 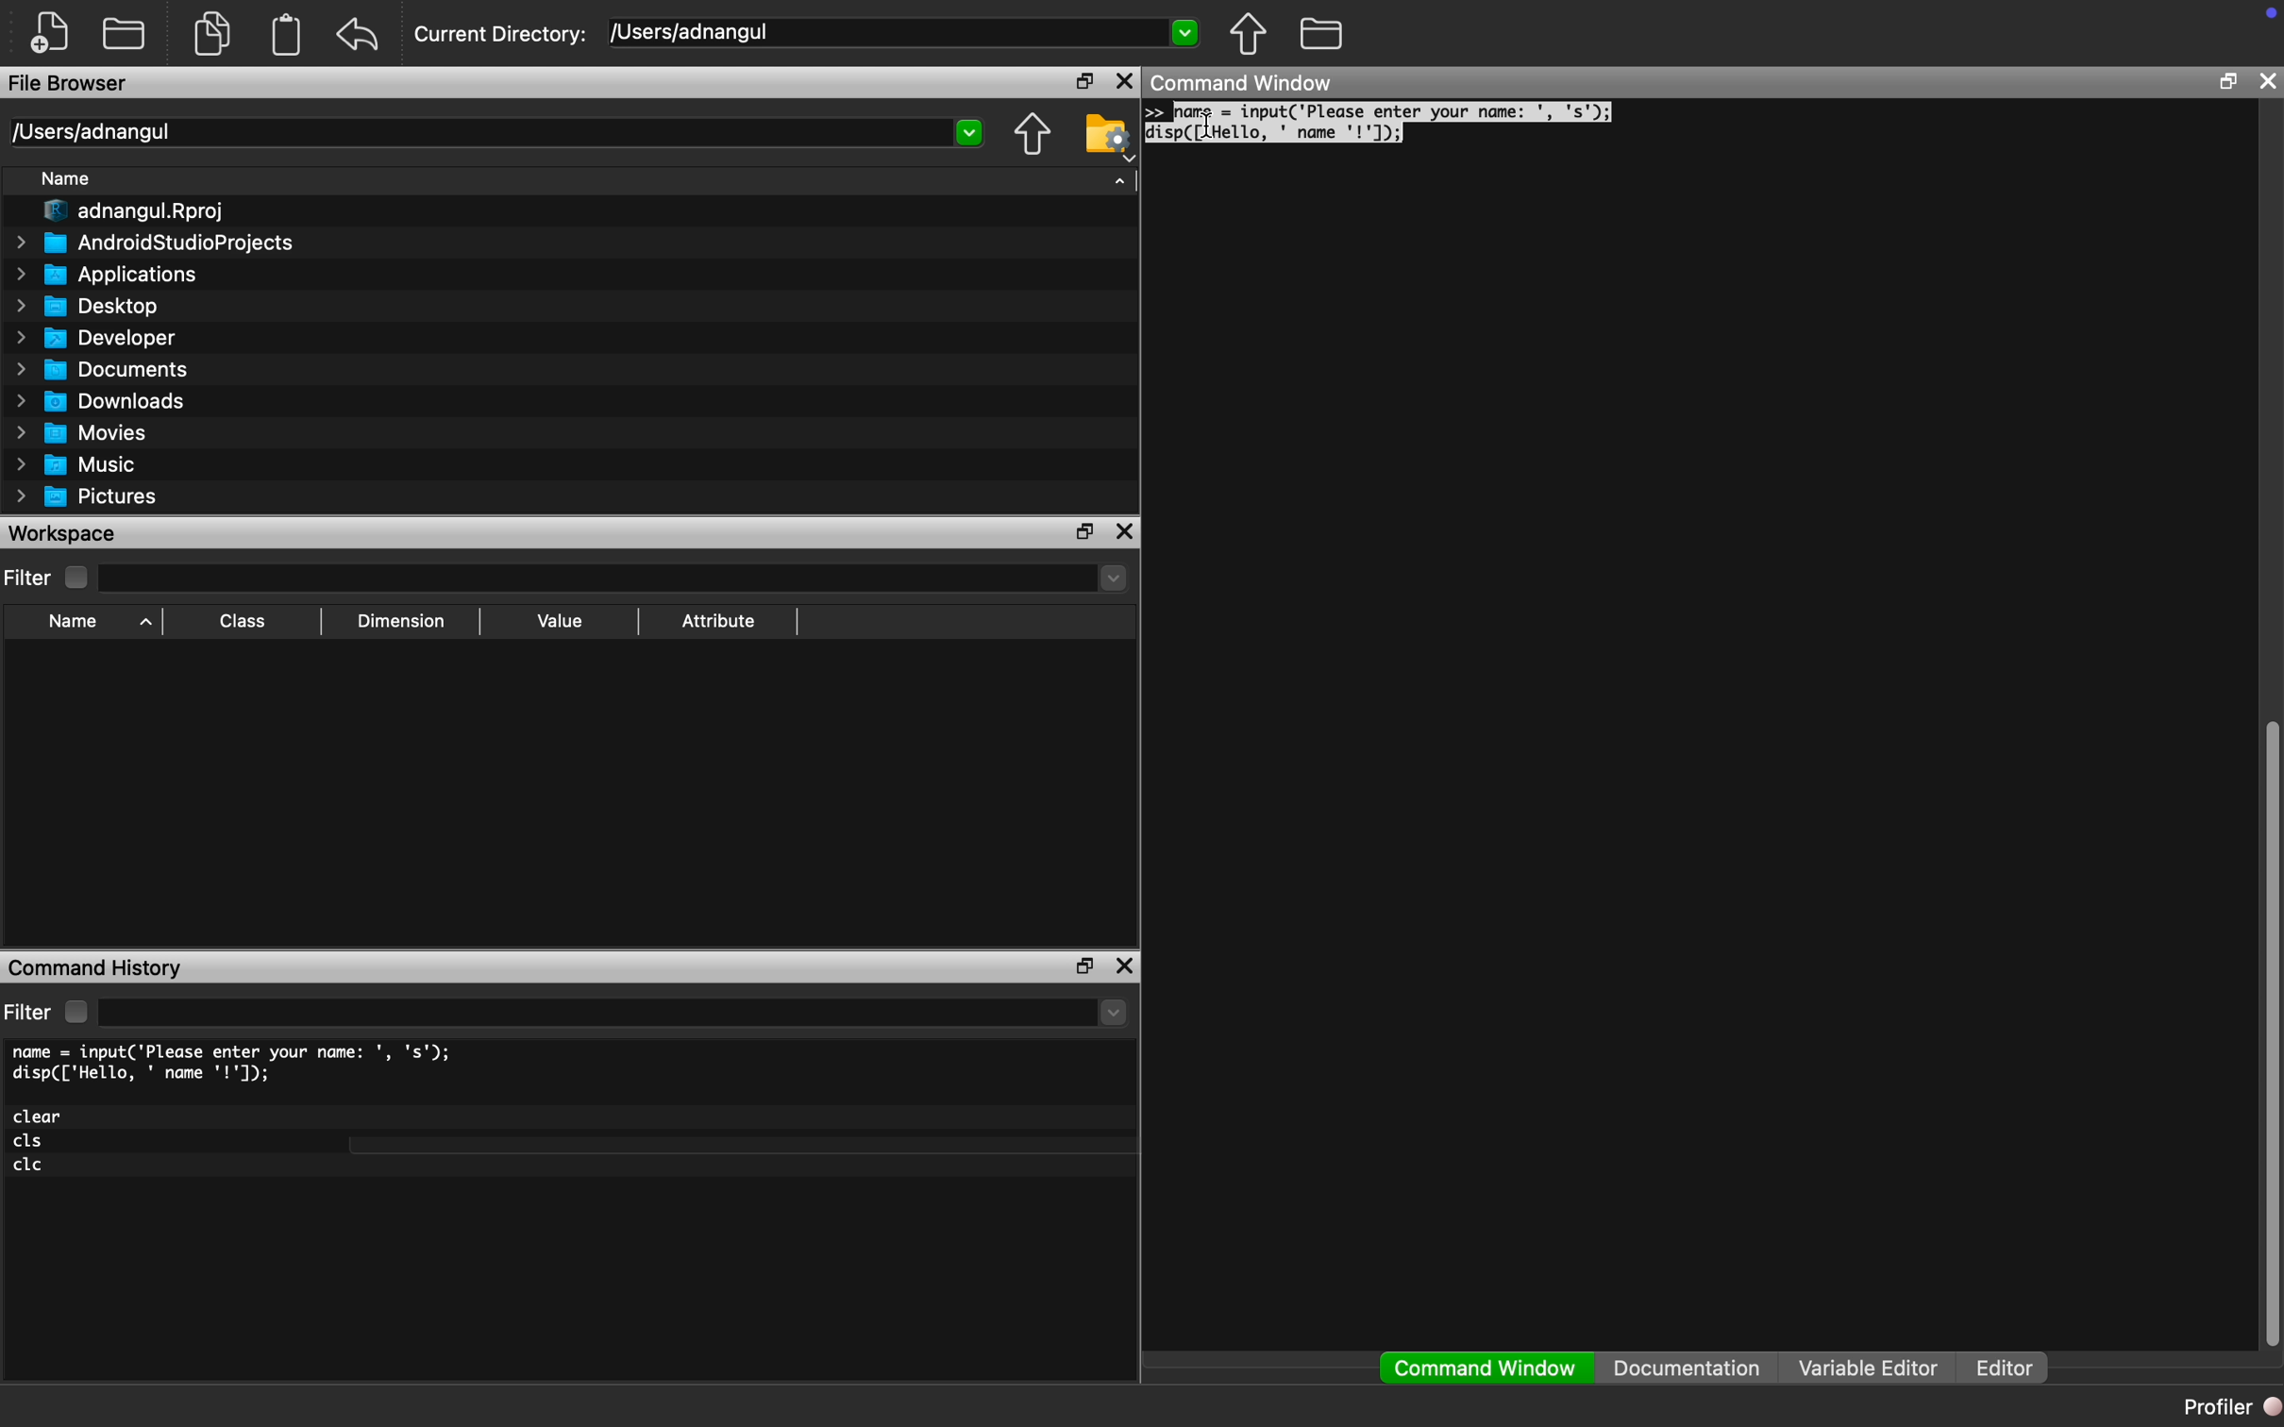 What do you see at coordinates (239, 621) in the screenshot?
I see `Class` at bounding box center [239, 621].